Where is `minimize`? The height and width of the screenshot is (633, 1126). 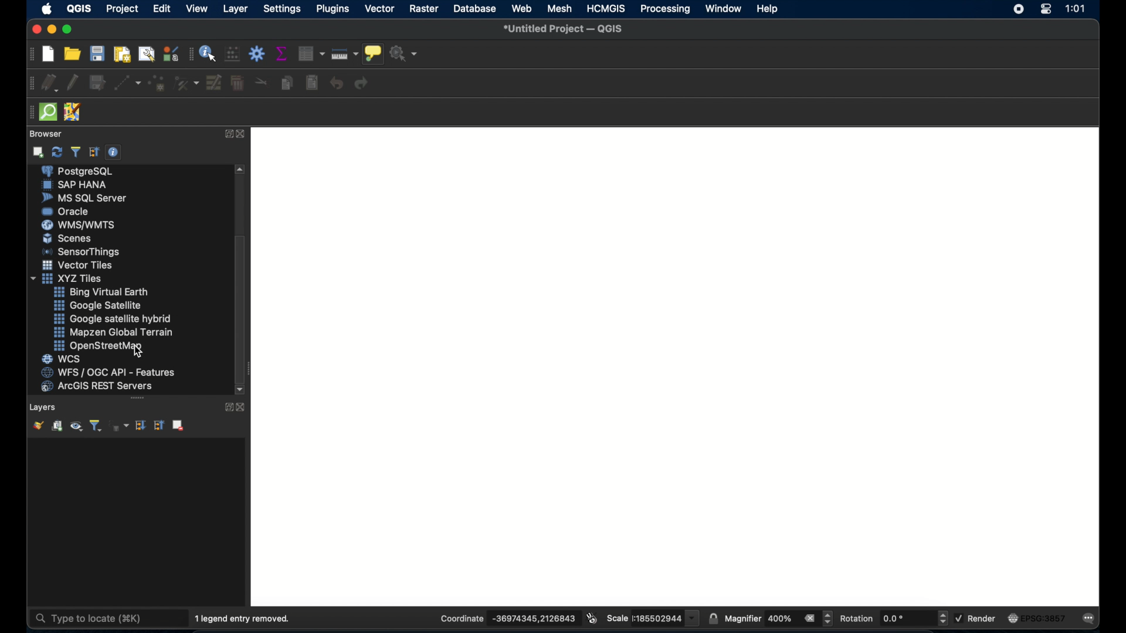
minimize is located at coordinates (53, 29).